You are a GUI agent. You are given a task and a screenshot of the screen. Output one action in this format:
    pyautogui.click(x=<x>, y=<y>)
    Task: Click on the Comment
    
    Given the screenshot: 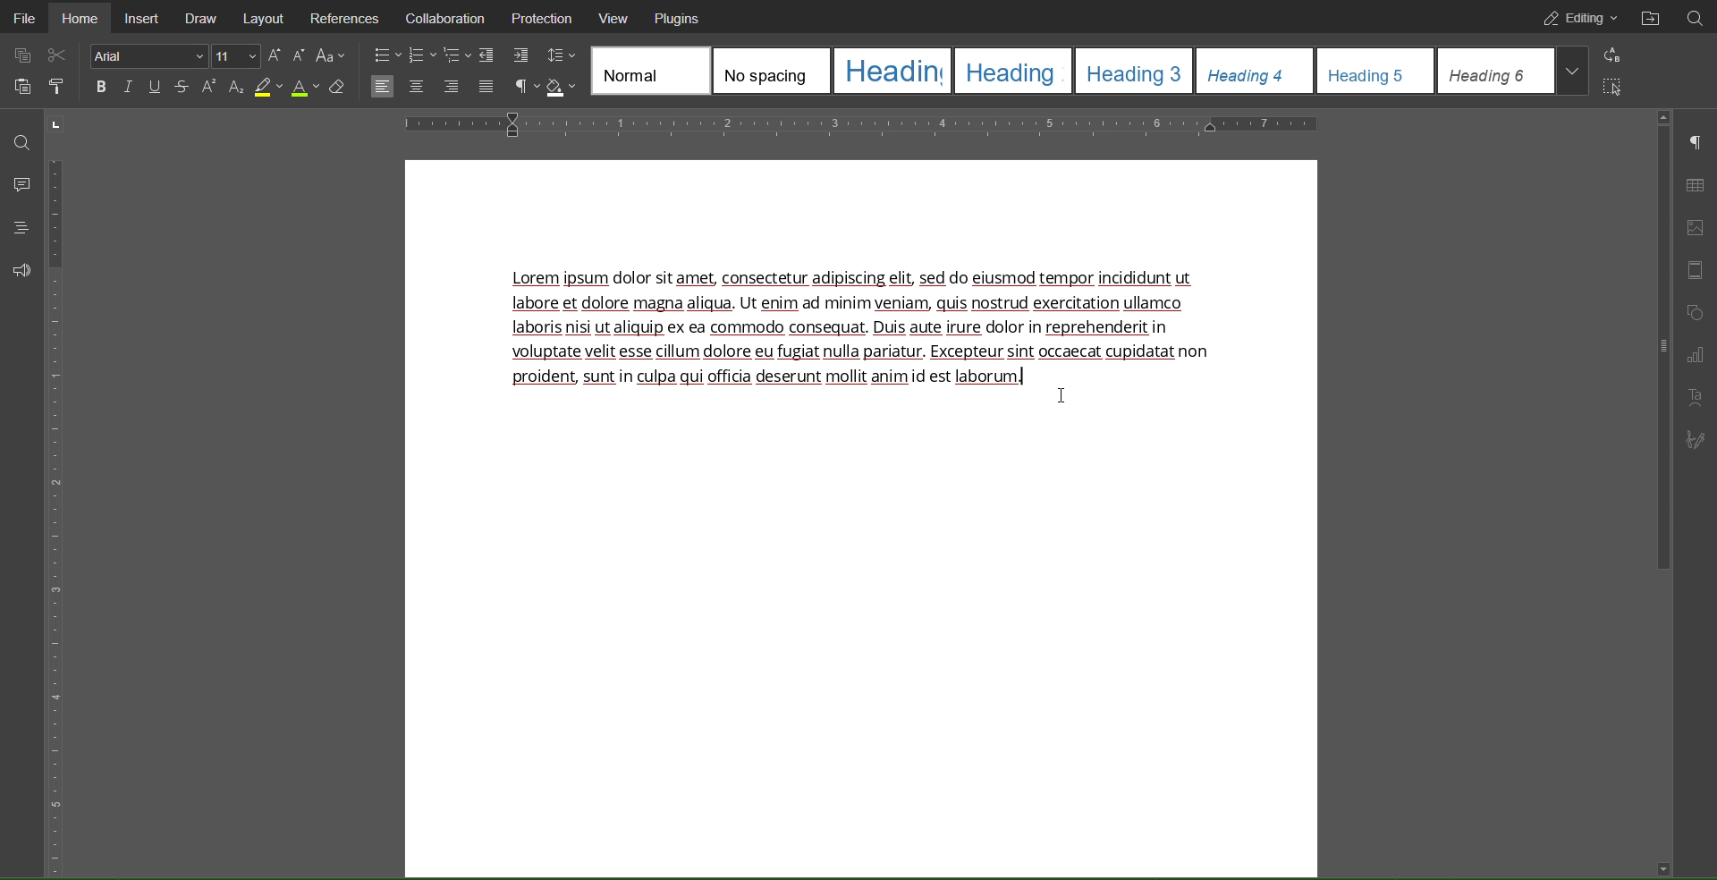 What is the action you would take?
    pyautogui.click(x=20, y=183)
    